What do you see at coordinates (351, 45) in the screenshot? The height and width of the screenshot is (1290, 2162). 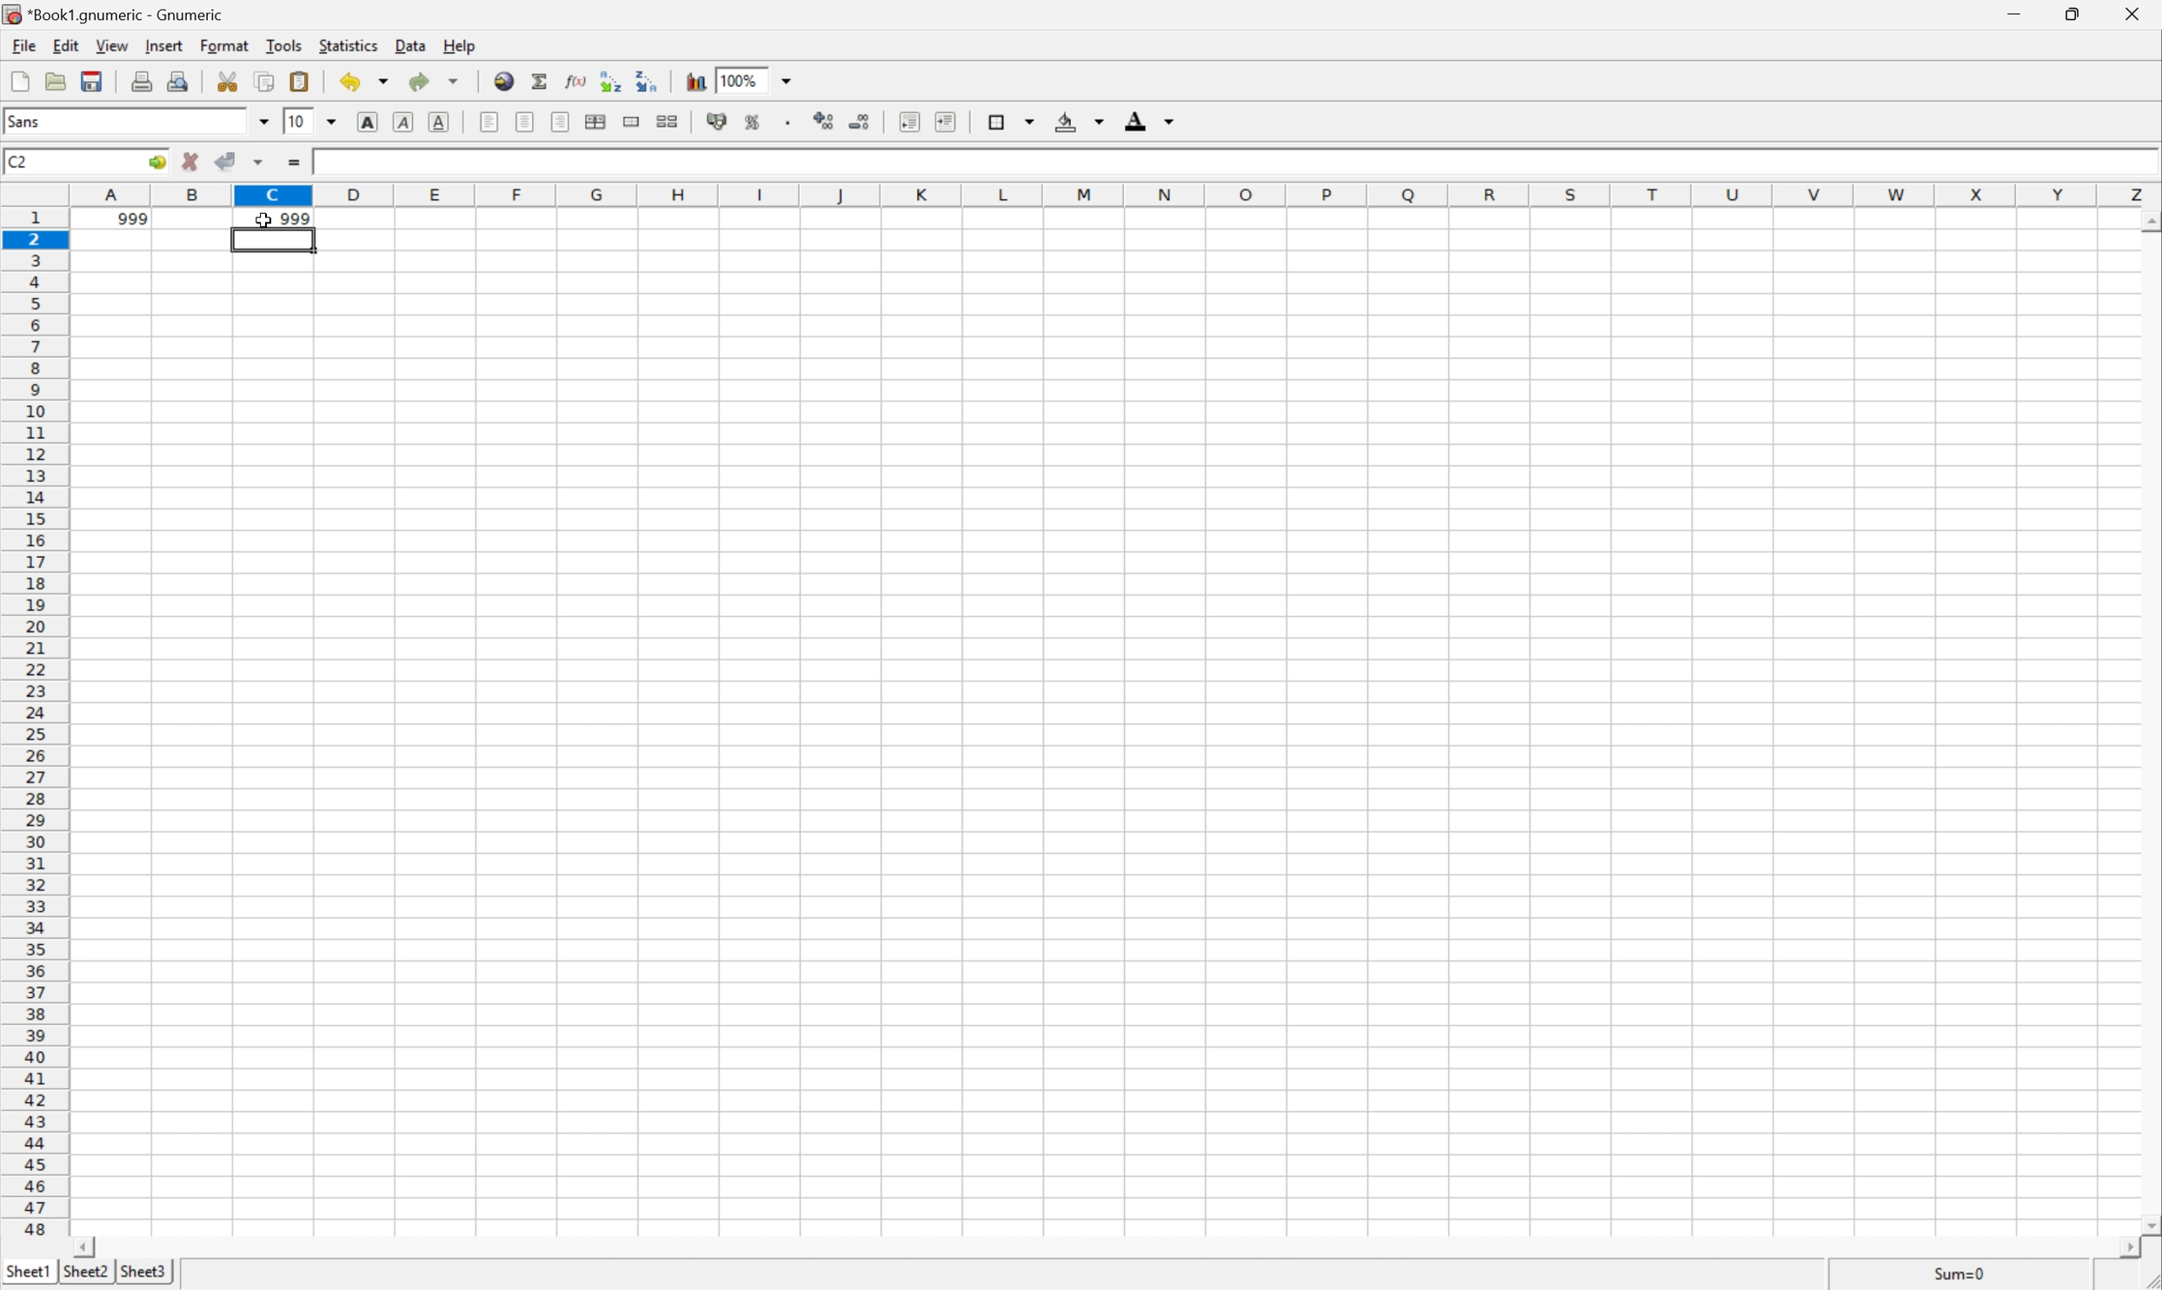 I see `statistics` at bounding box center [351, 45].